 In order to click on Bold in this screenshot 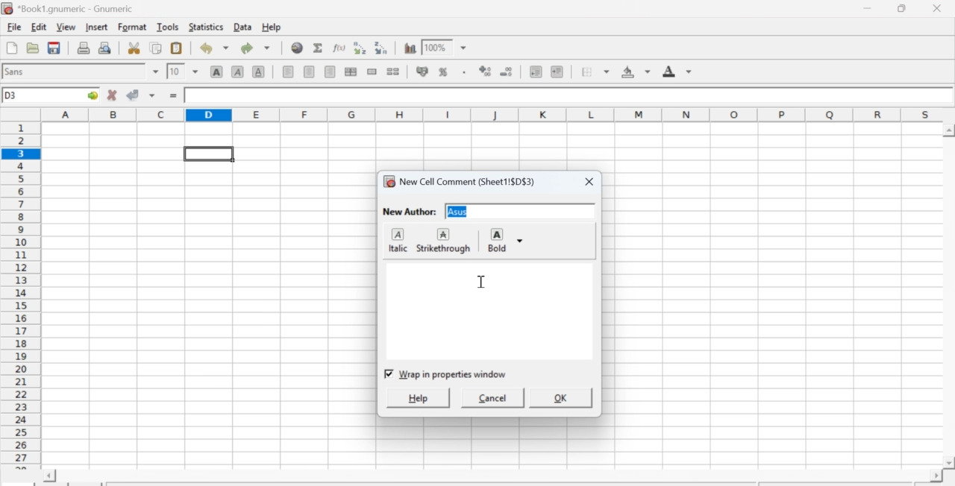, I will do `click(510, 239)`.